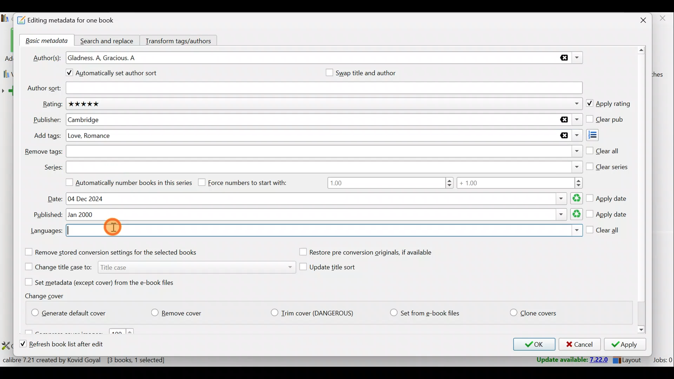 Image resolution: width=674 pixels, height=379 pixels. What do you see at coordinates (323, 136) in the screenshot?
I see `Add tags` at bounding box center [323, 136].